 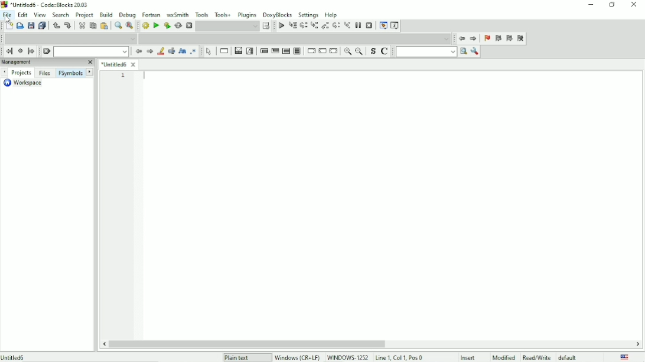 I want to click on Debug, so click(x=128, y=15).